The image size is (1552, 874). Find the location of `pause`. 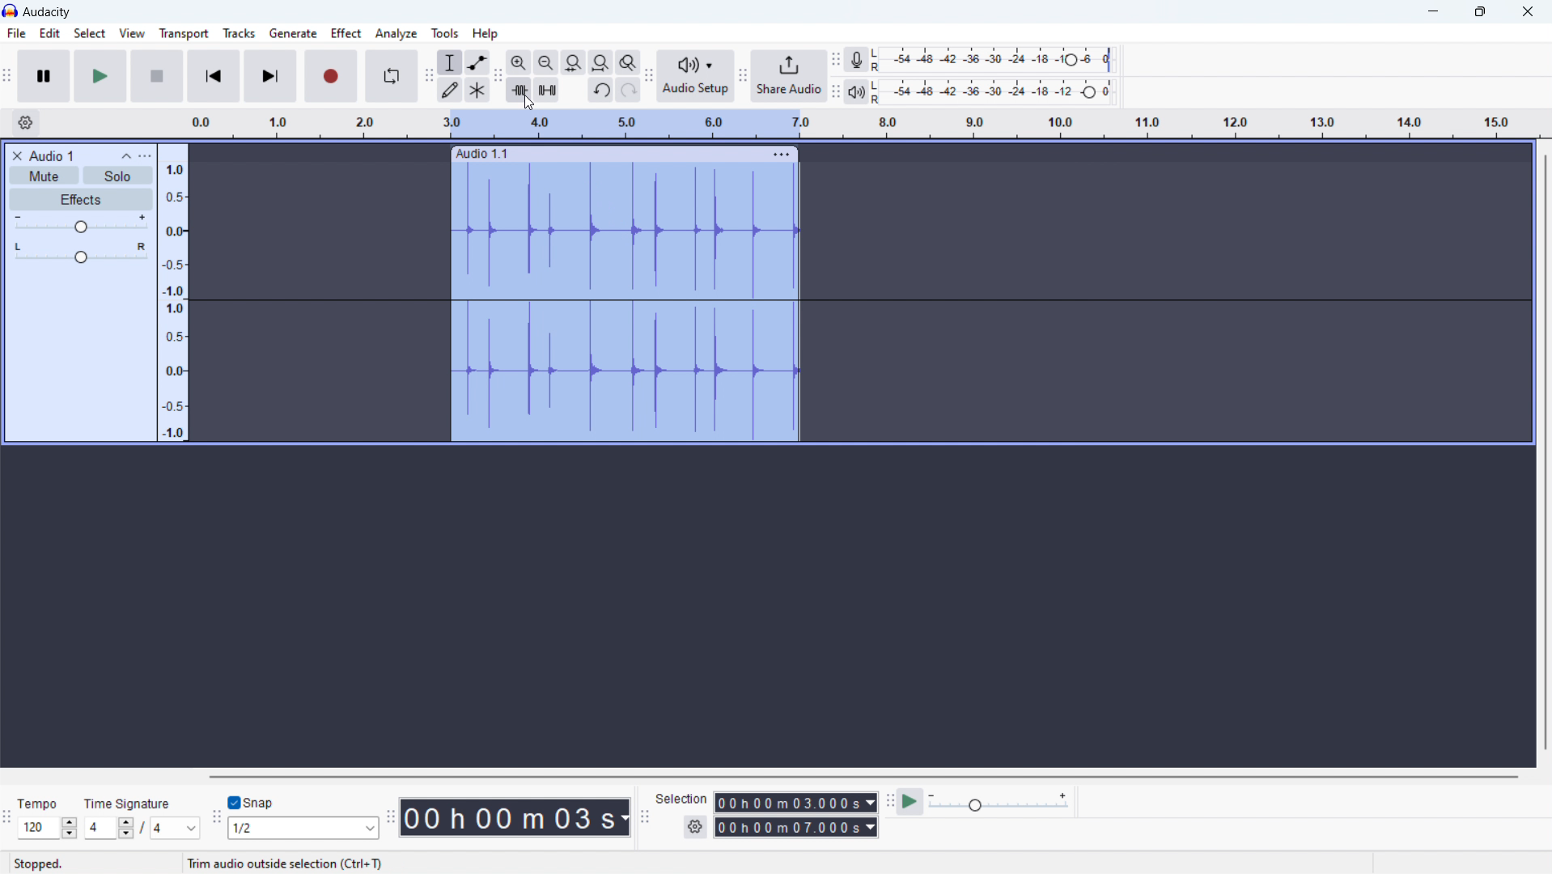

pause is located at coordinates (44, 77).